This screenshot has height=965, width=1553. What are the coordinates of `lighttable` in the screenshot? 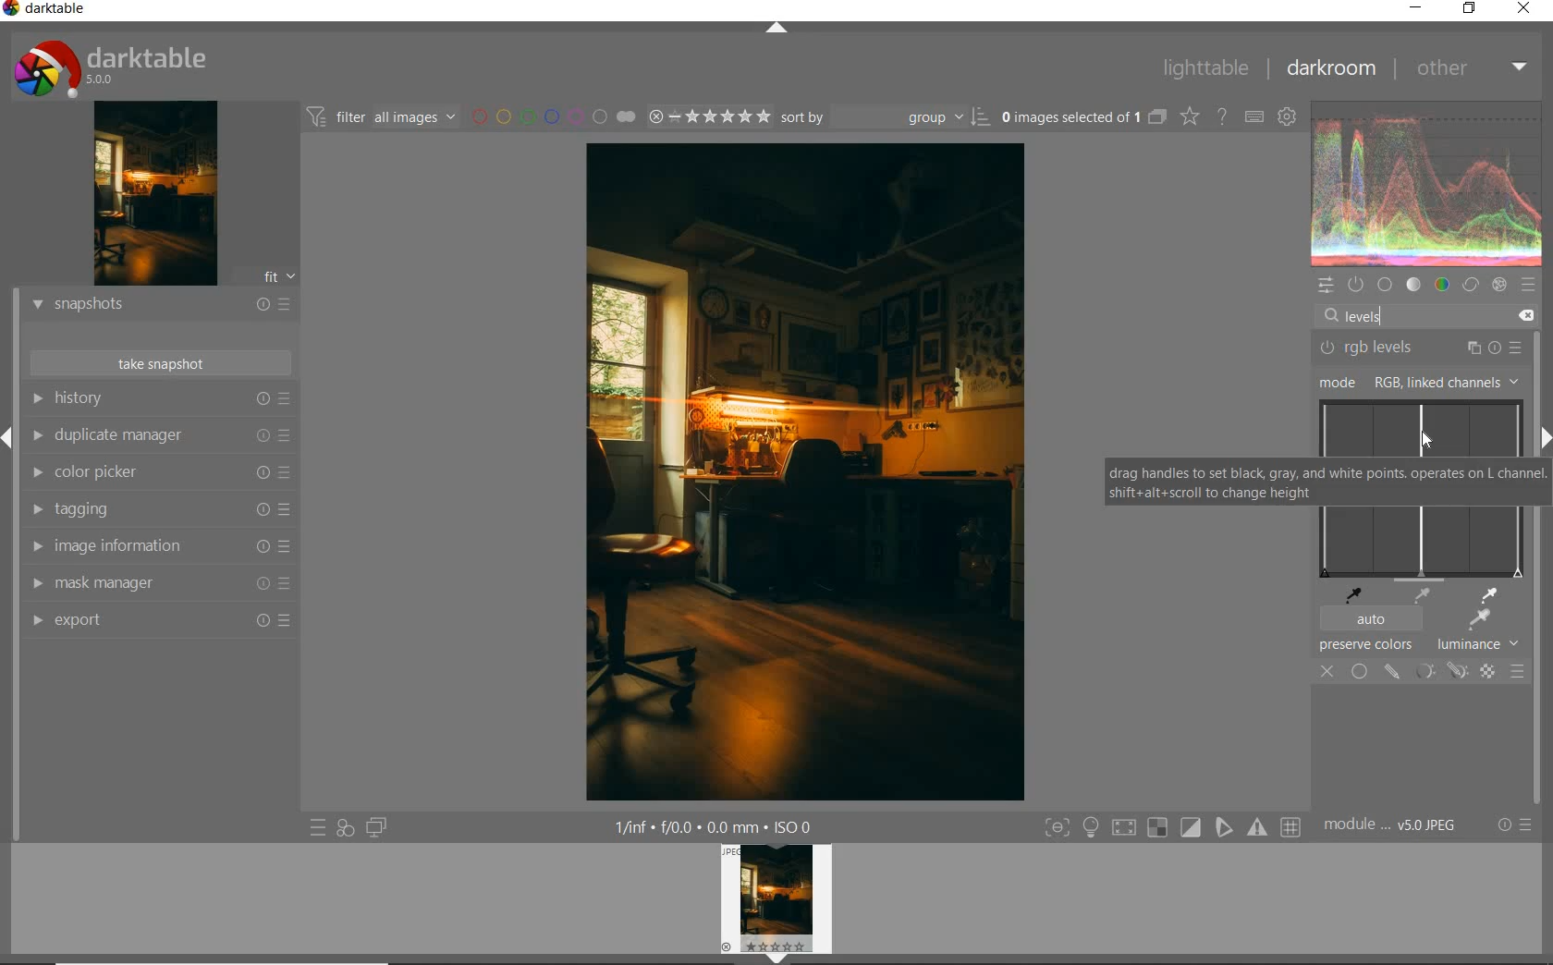 It's located at (1206, 70).